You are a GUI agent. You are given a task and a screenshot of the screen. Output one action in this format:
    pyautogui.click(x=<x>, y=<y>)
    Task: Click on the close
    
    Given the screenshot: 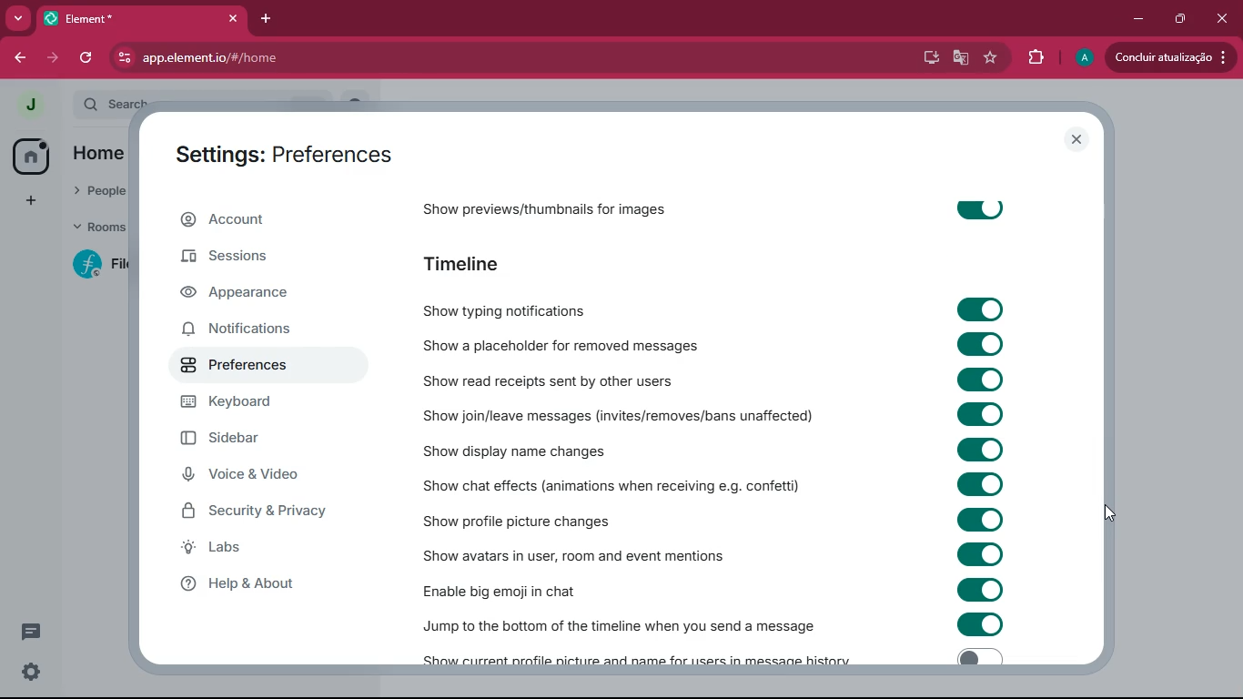 What is the action you would take?
    pyautogui.click(x=1222, y=19)
    